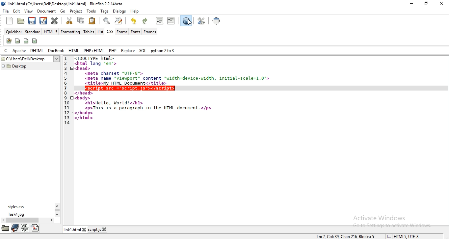  I want to click on code fold, so click(72, 98).